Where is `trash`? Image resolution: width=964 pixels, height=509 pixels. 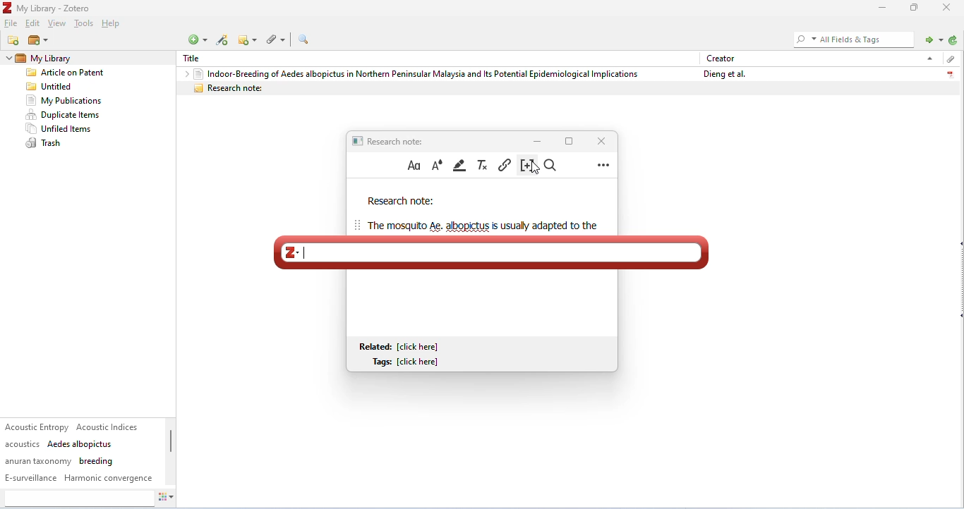 trash is located at coordinates (46, 144).